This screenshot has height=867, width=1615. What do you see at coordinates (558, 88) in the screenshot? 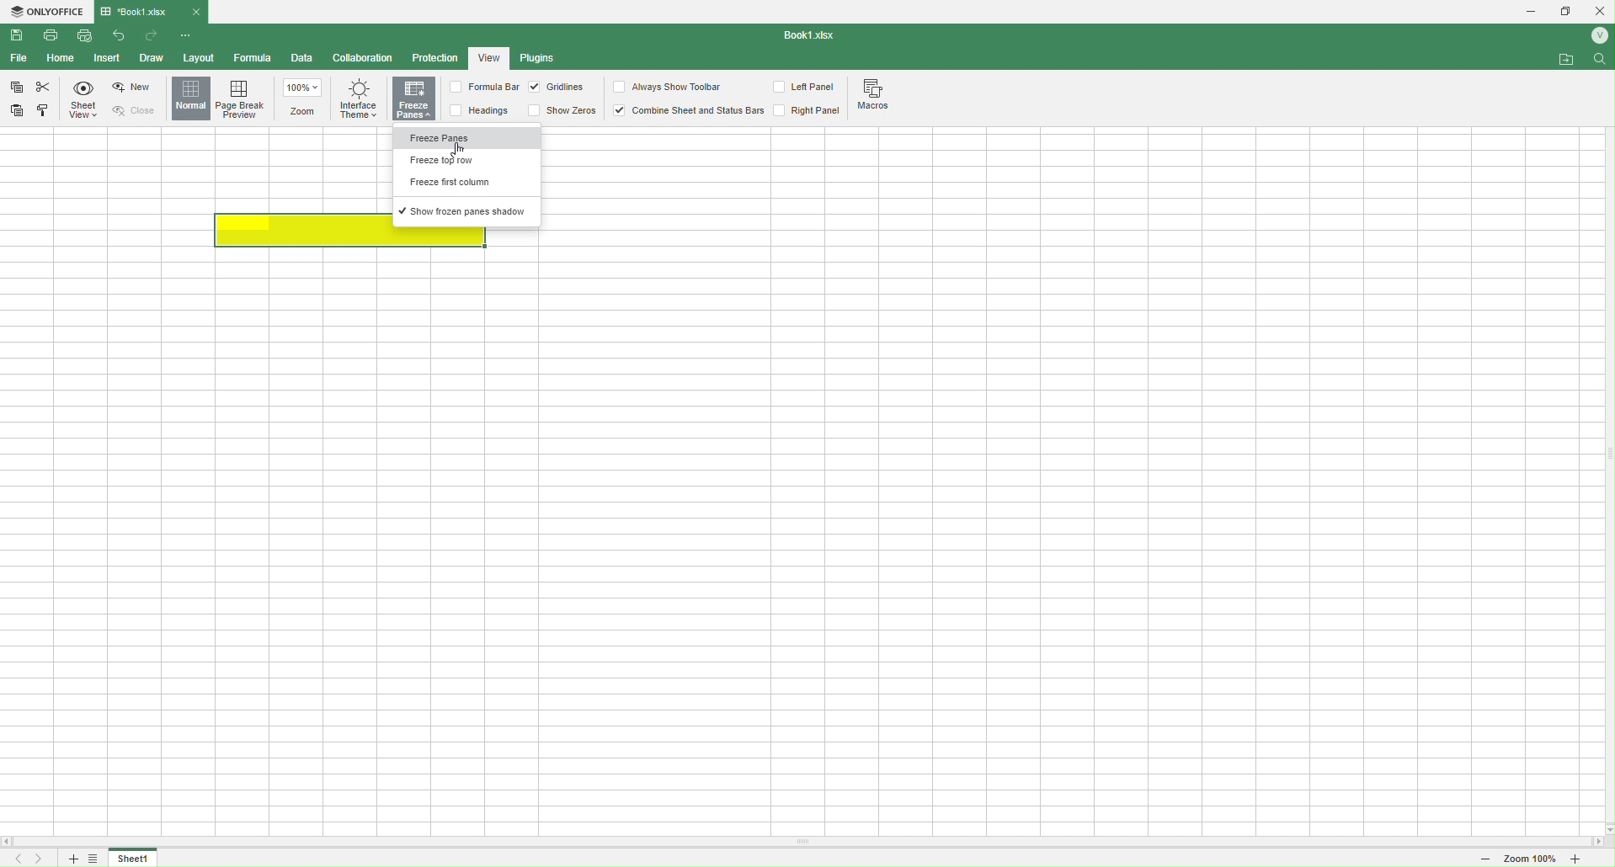
I see `Gridlines` at bounding box center [558, 88].